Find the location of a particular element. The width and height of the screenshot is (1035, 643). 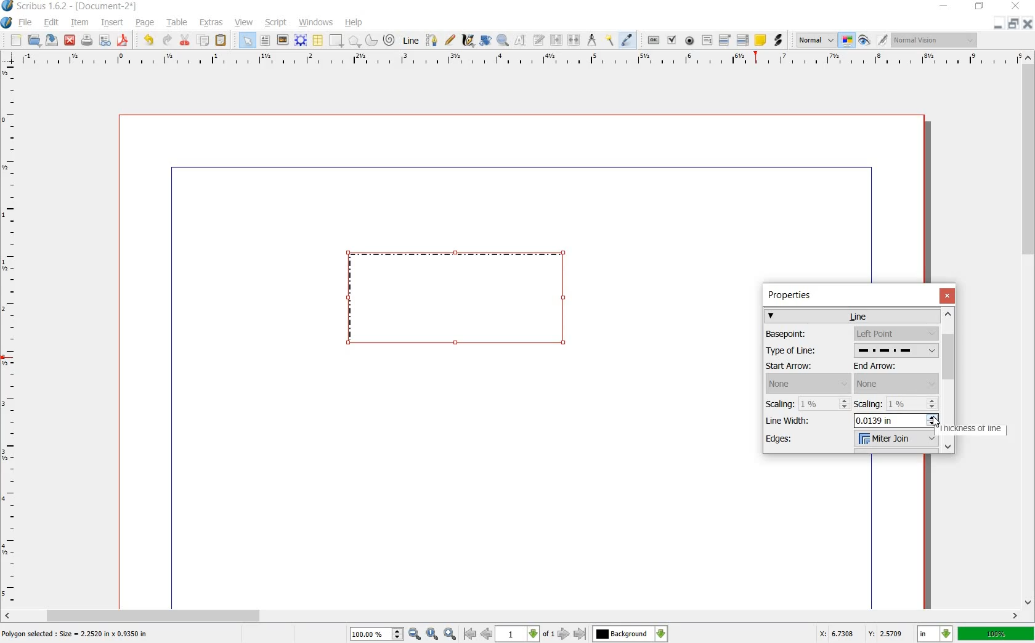

RENDER FRAME is located at coordinates (300, 41).